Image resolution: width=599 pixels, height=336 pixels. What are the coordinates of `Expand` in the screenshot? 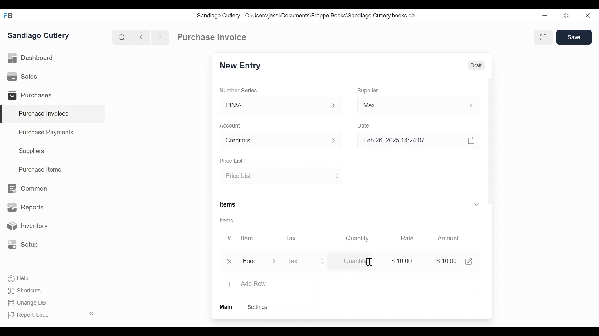 It's located at (476, 204).